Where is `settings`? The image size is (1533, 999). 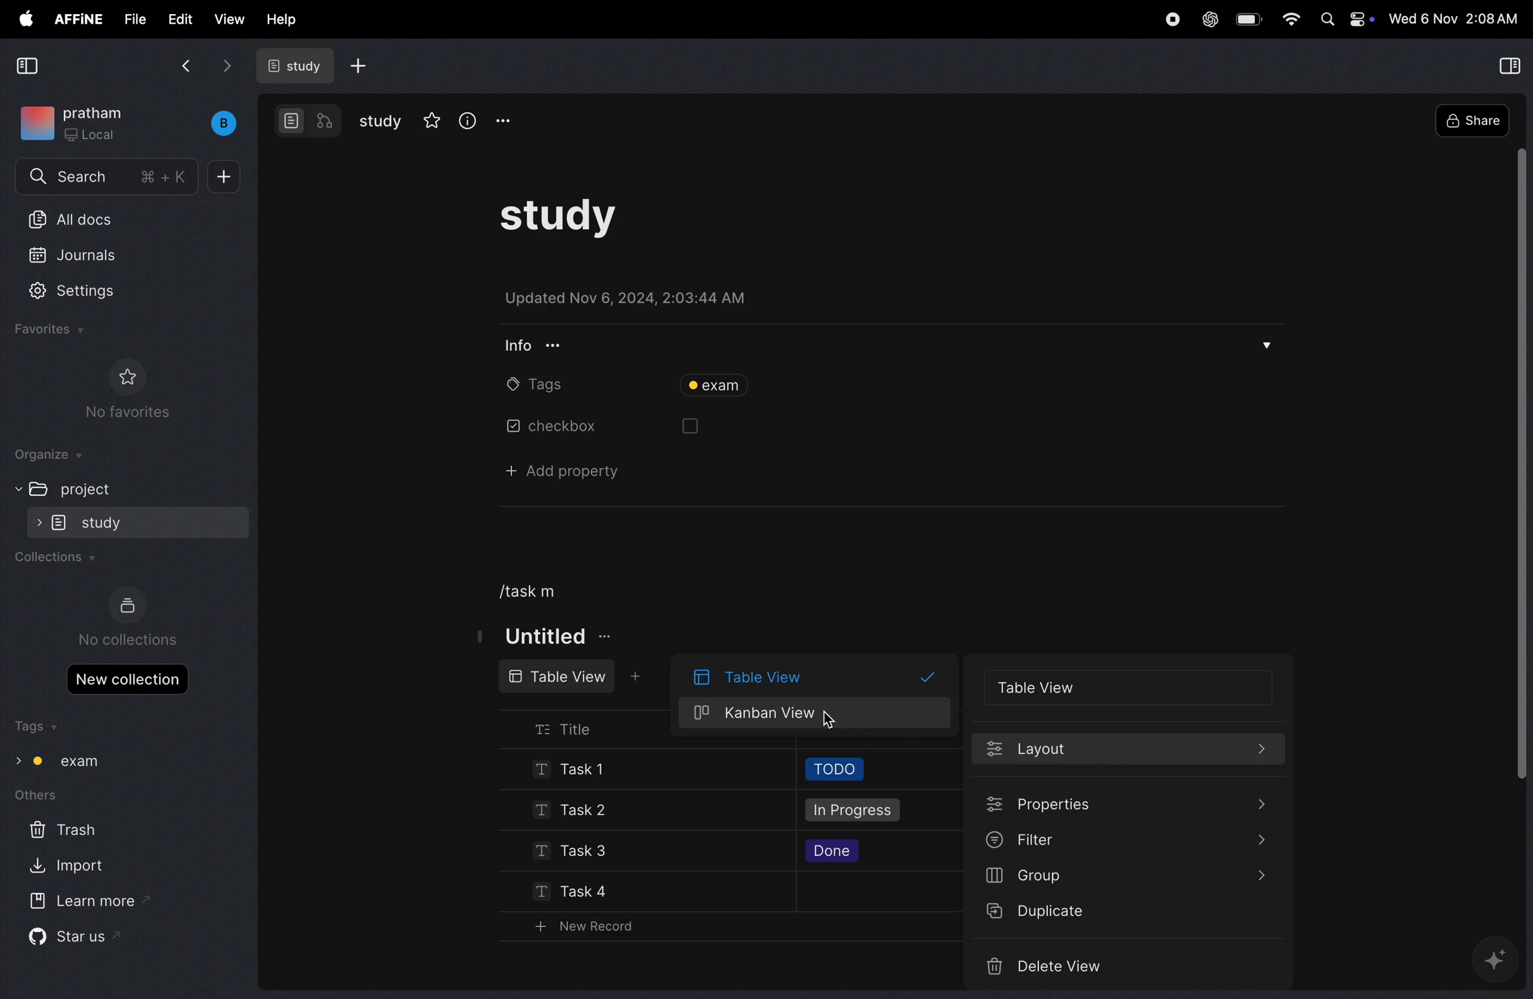
settings is located at coordinates (84, 294).